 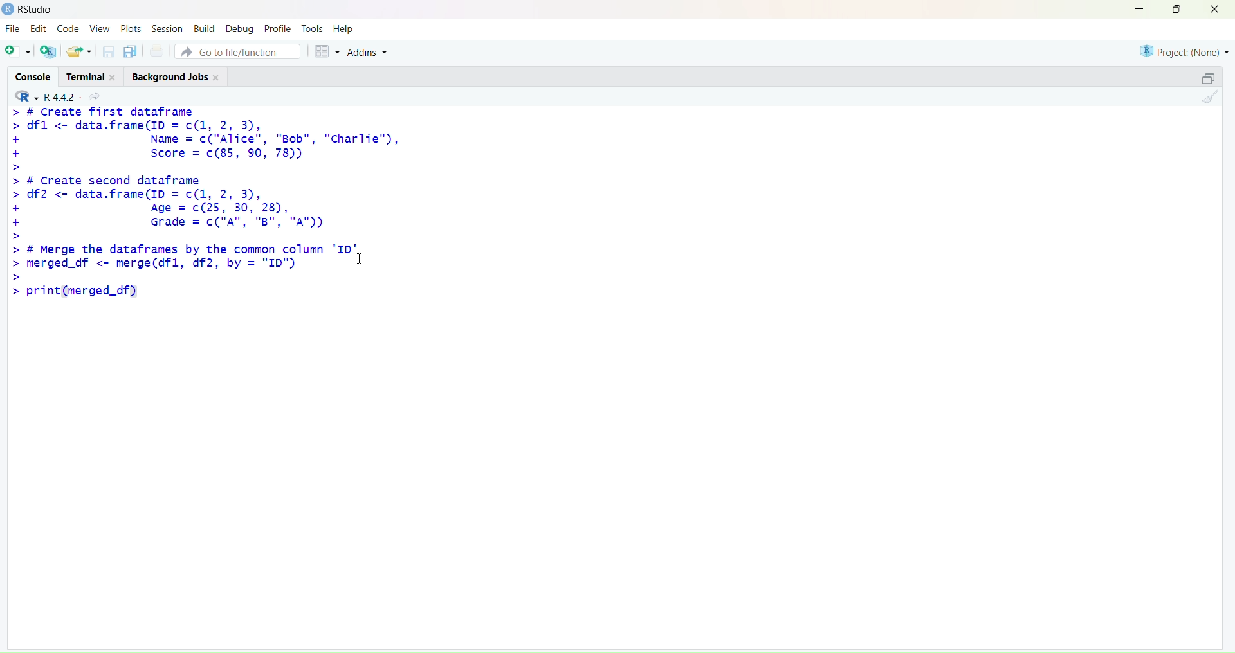 What do you see at coordinates (130, 28) in the screenshot?
I see `Plots` at bounding box center [130, 28].